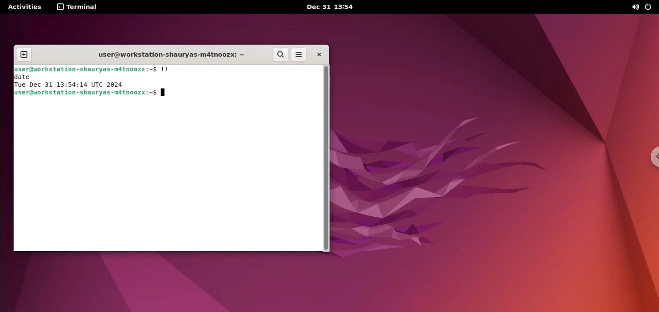  Describe the element at coordinates (281, 55) in the screenshot. I see `search` at that location.